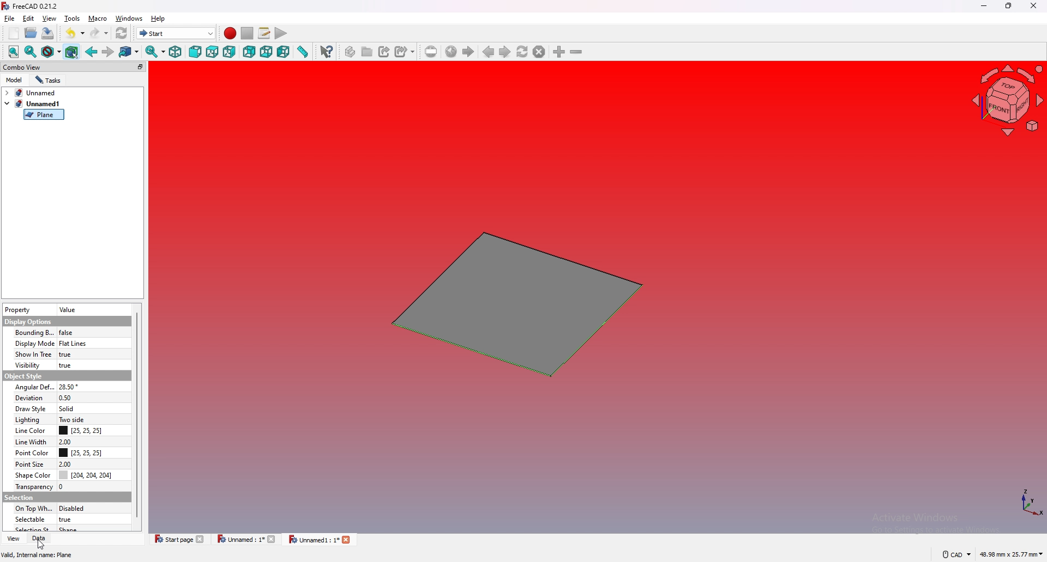  What do you see at coordinates (33, 343) in the screenshot?
I see `display mode` at bounding box center [33, 343].